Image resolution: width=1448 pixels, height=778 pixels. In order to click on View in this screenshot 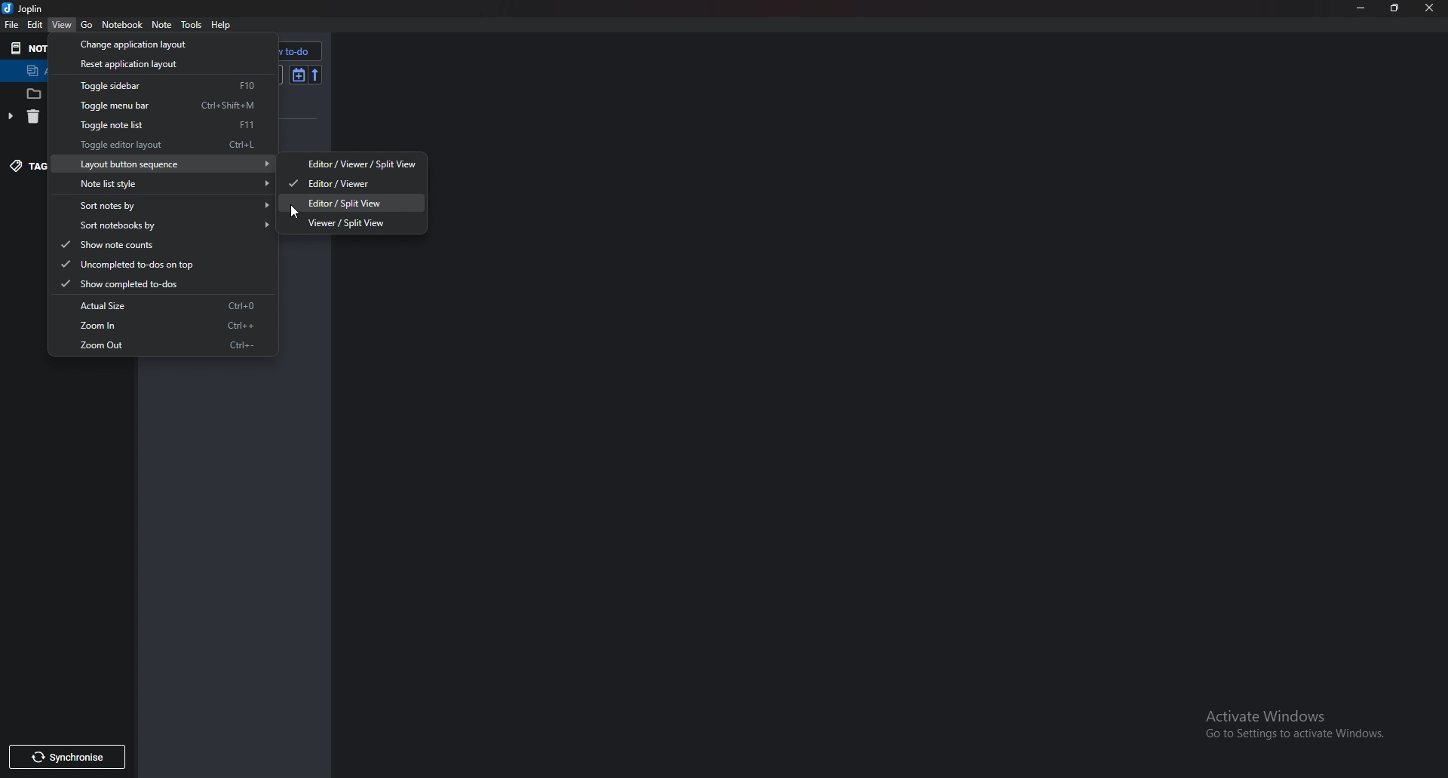, I will do `click(63, 25)`.